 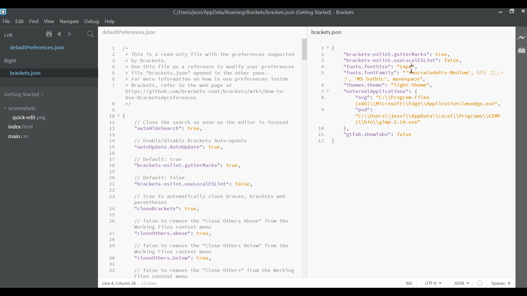 What do you see at coordinates (49, 21) in the screenshot?
I see `View ` at bounding box center [49, 21].